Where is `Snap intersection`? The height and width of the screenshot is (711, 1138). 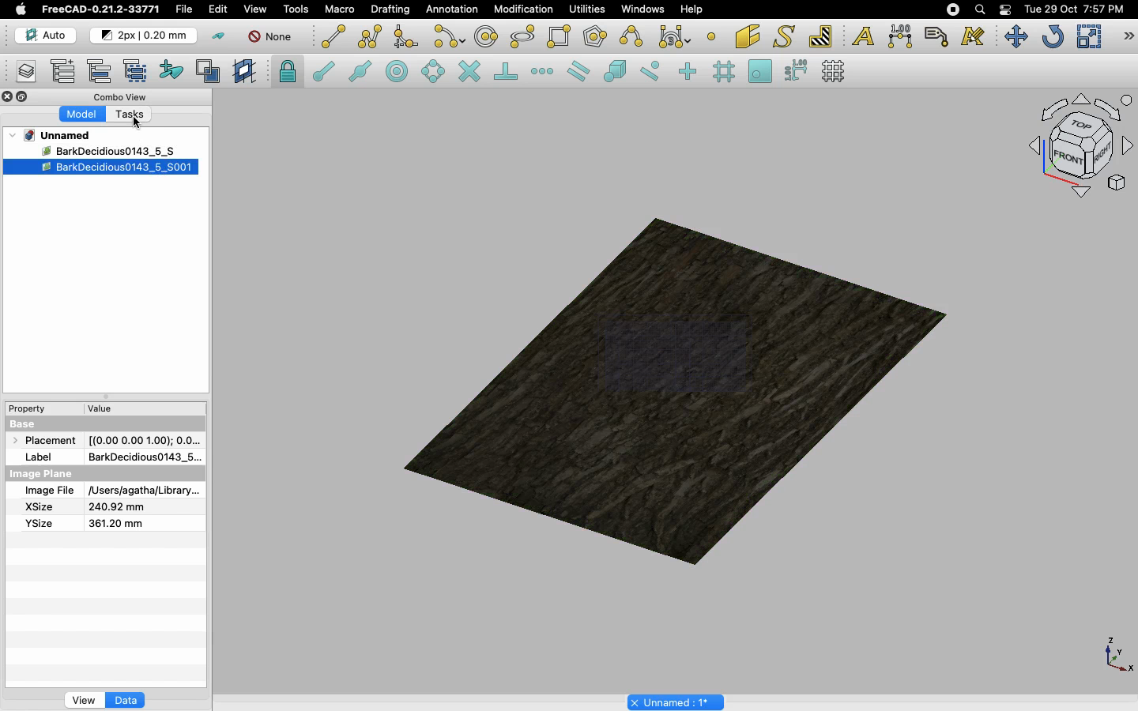 Snap intersection is located at coordinates (470, 73).